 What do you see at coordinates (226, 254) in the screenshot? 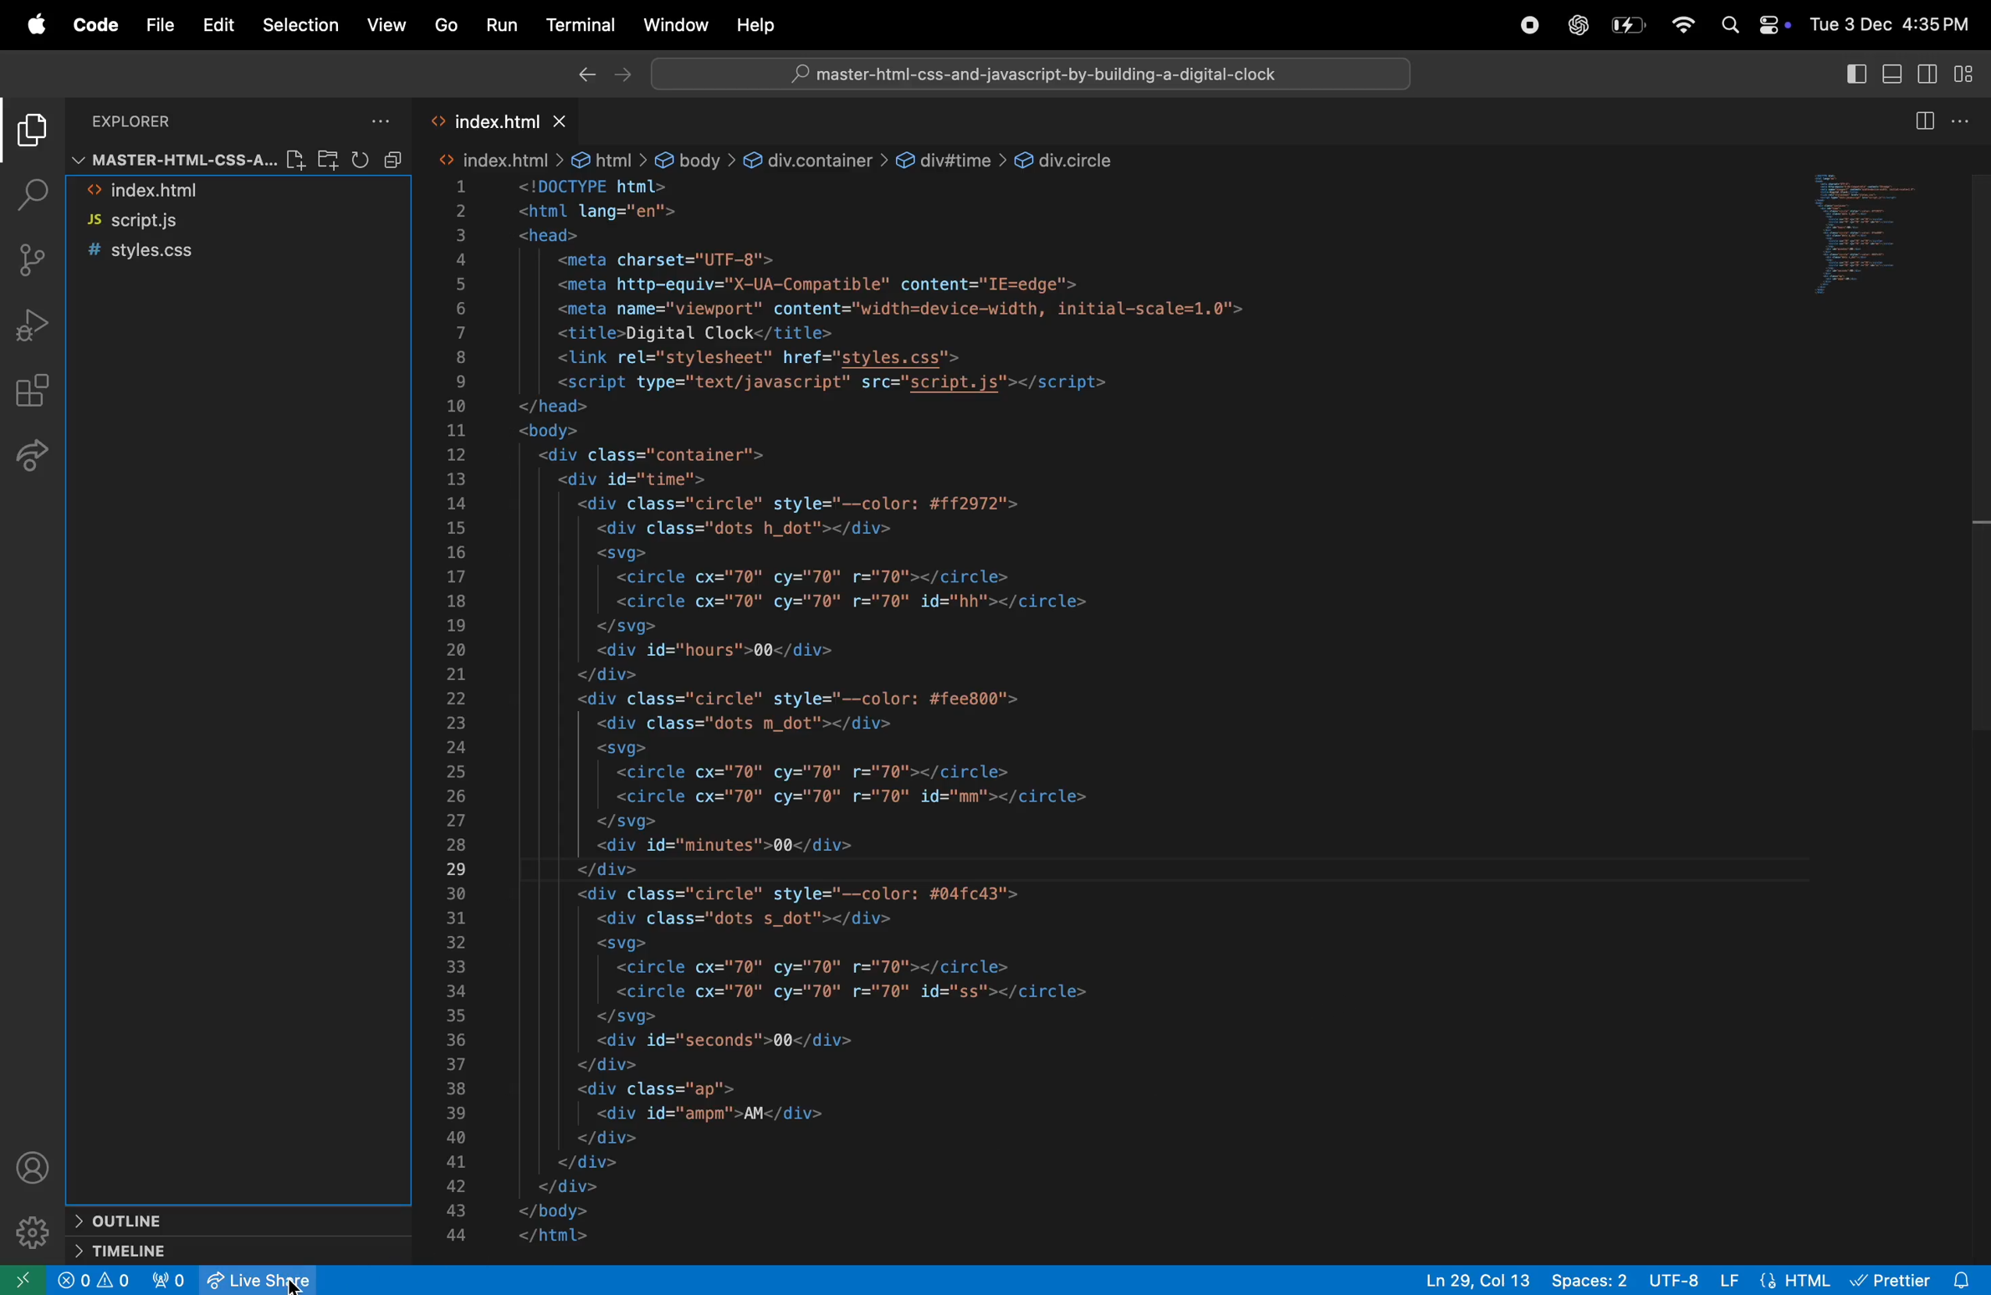
I see `style.css` at bounding box center [226, 254].